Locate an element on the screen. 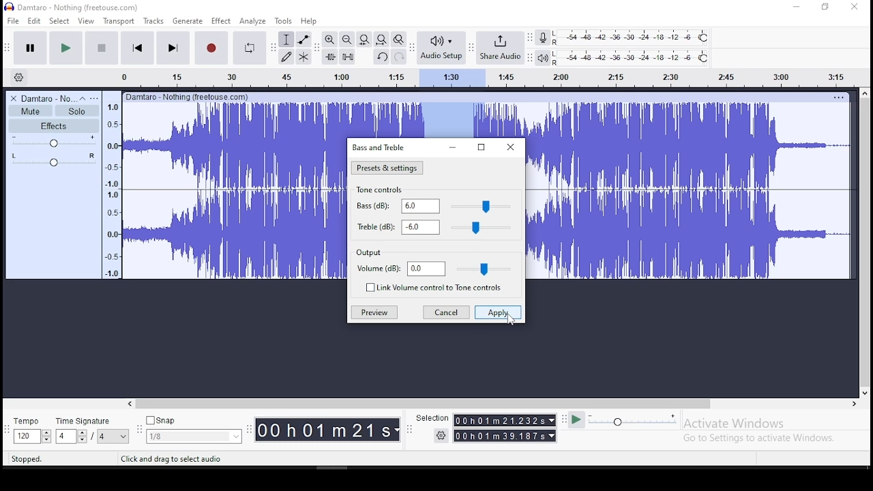 This screenshot has height=491, width=873. tempo is located at coordinates (30, 422).